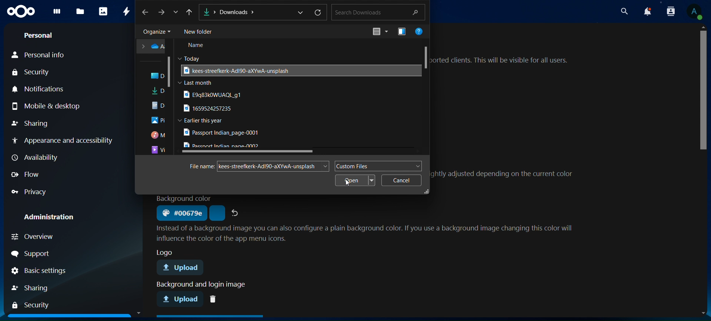 The width and height of the screenshot is (711, 321). I want to click on background and login image upload, so click(181, 298).